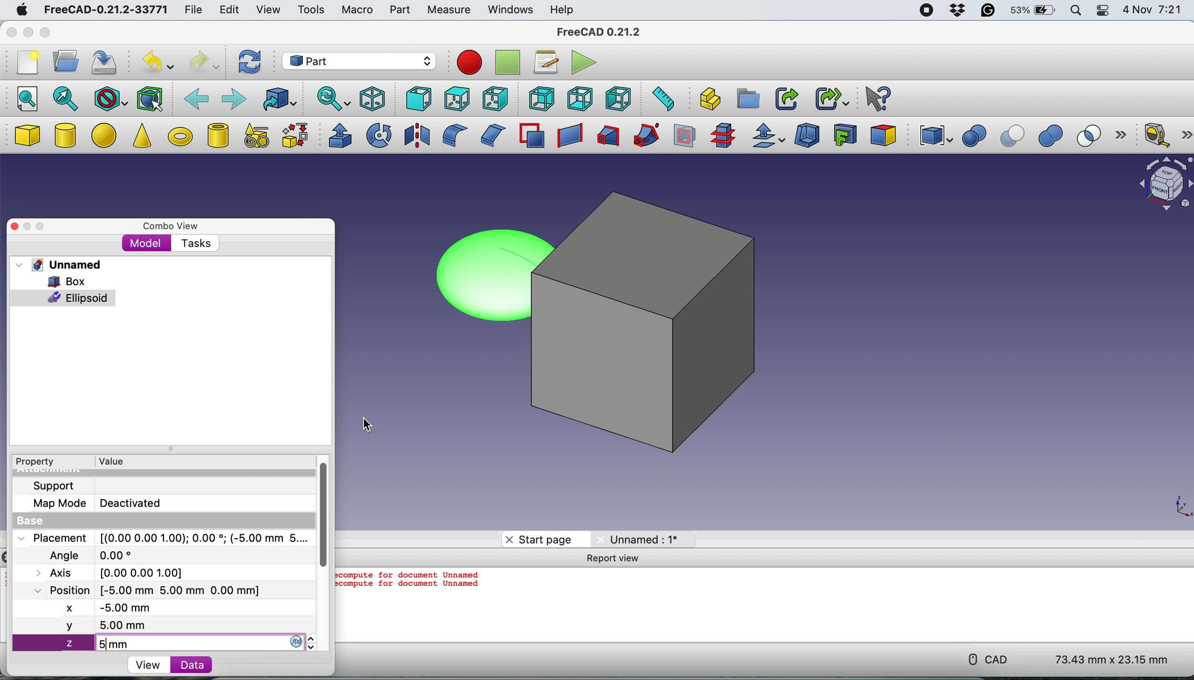  I want to click on loft, so click(607, 137).